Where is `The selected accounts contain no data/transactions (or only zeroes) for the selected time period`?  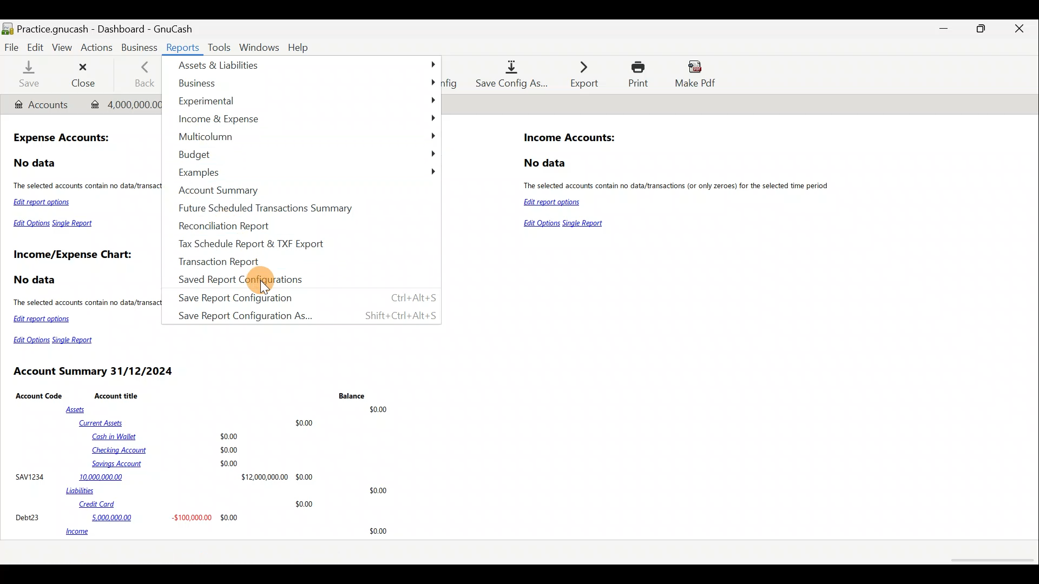
The selected accounts contain no data/transactions (or only zeroes) for the selected time period is located at coordinates (681, 185).